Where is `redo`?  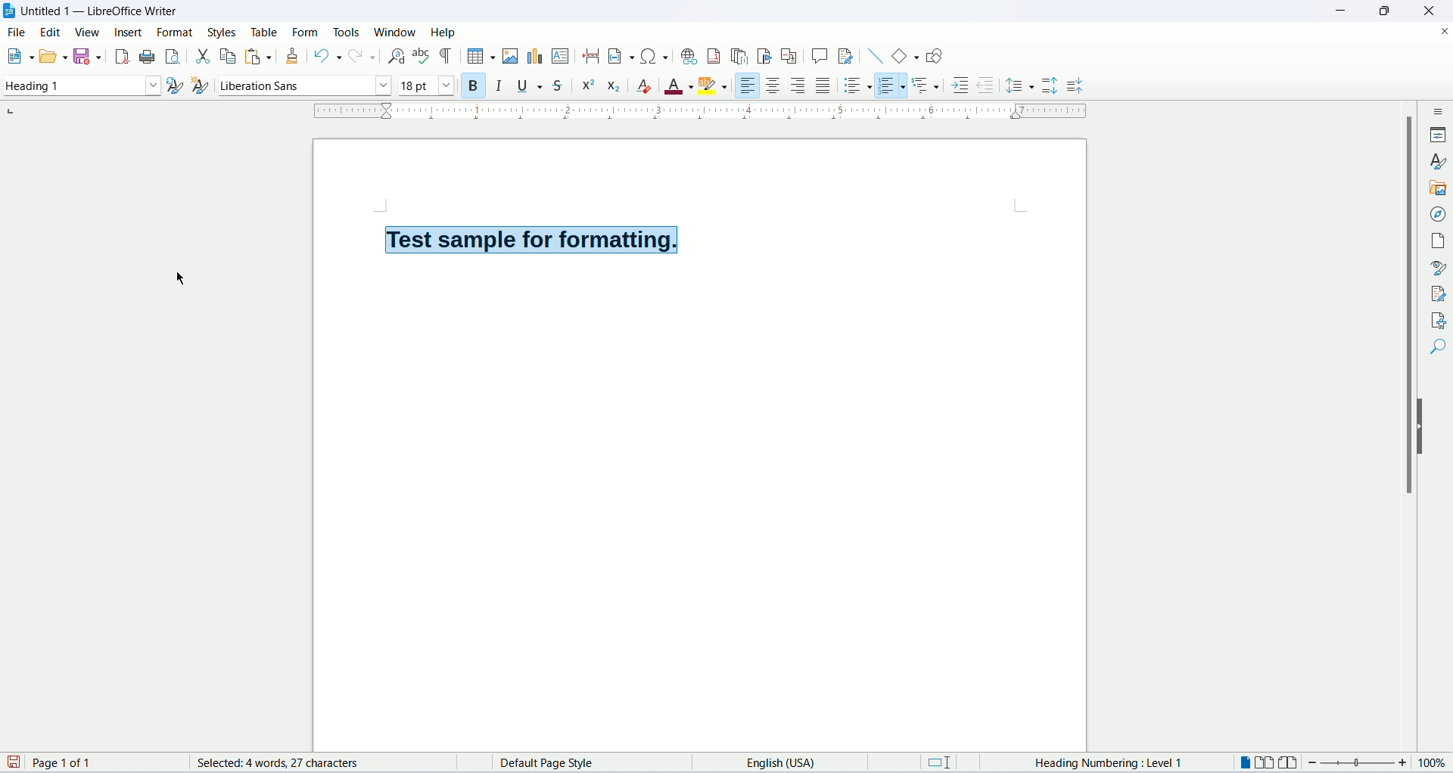 redo is located at coordinates (362, 57).